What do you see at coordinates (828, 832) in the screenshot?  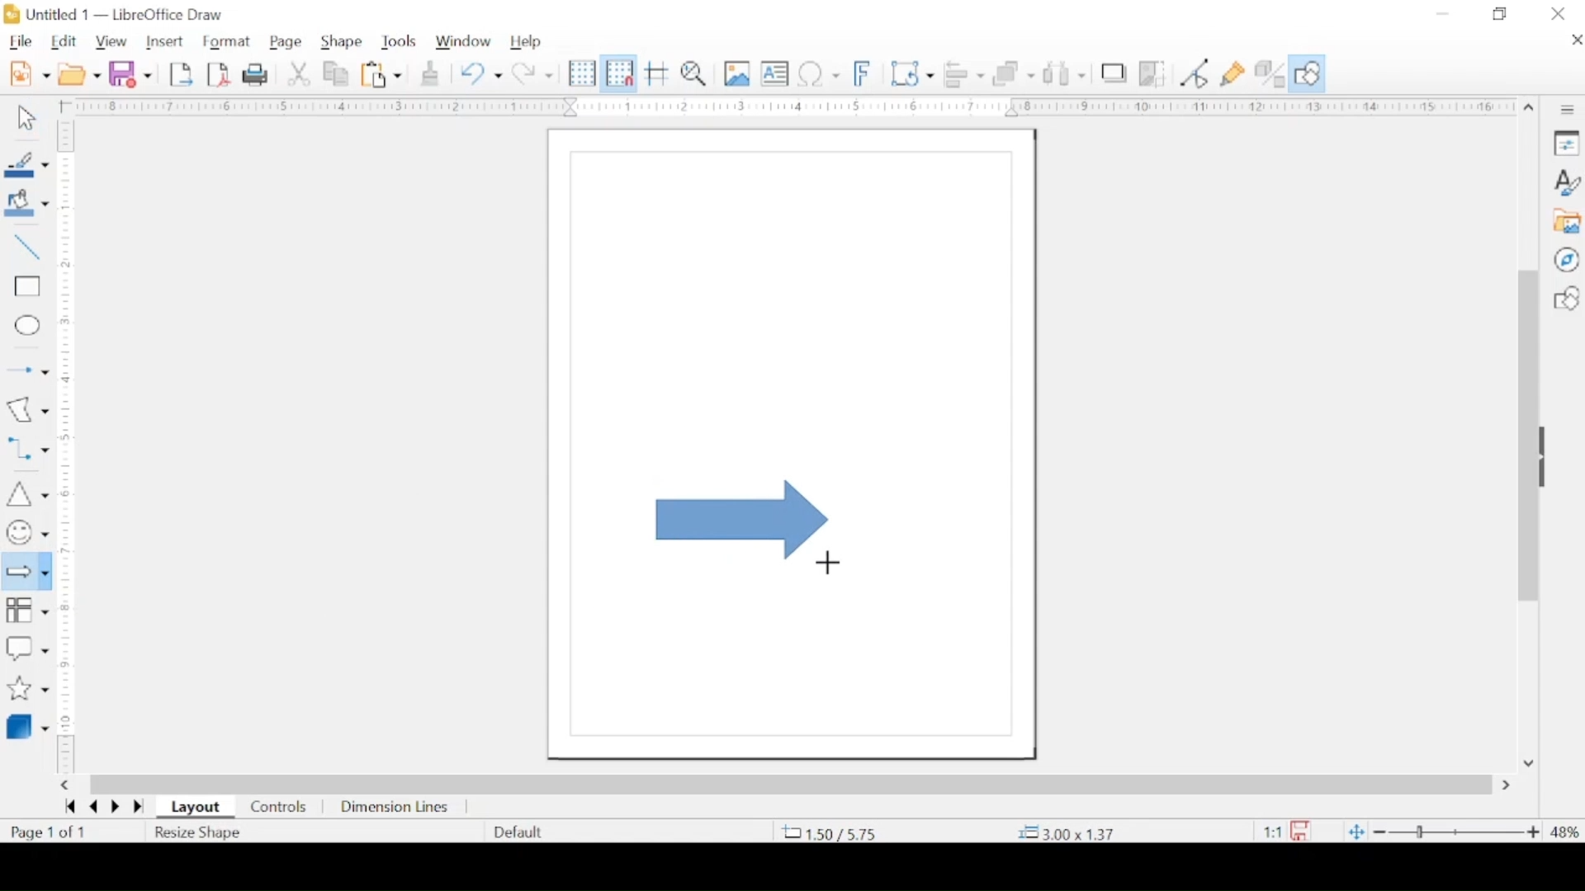 I see `coordinate` at bounding box center [828, 832].